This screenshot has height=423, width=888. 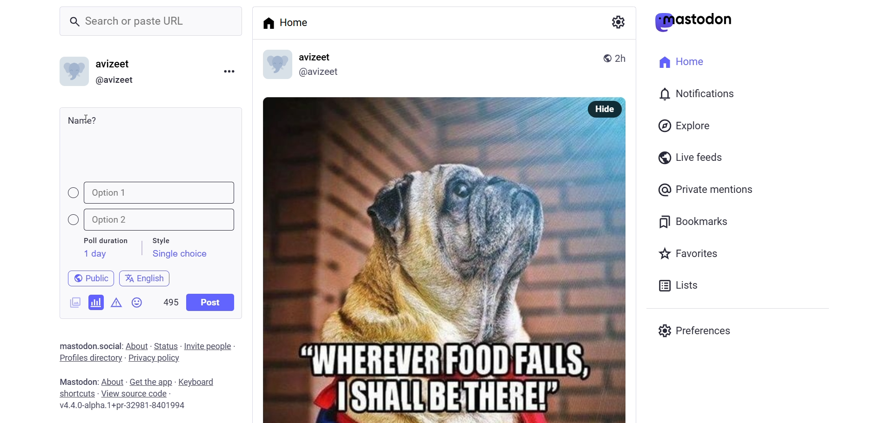 I want to click on emoji, so click(x=138, y=304).